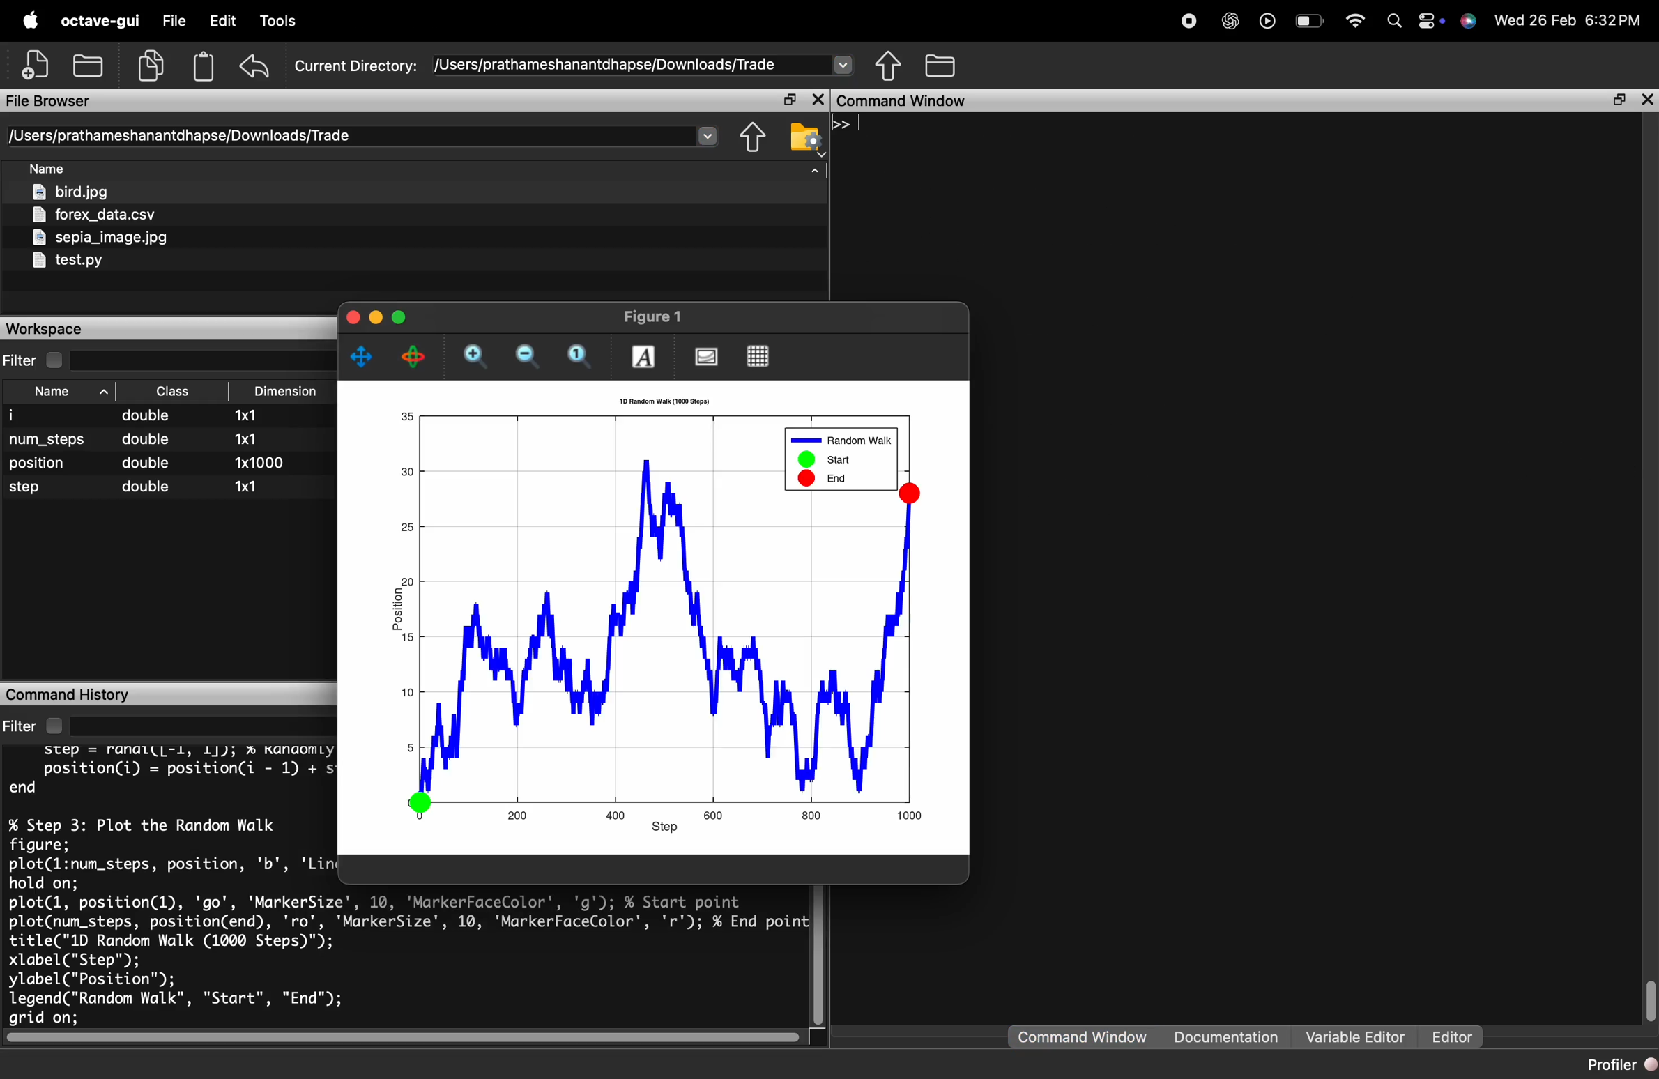 The height and width of the screenshot is (1079, 1659). Describe the element at coordinates (364, 356) in the screenshot. I see `move` at that location.